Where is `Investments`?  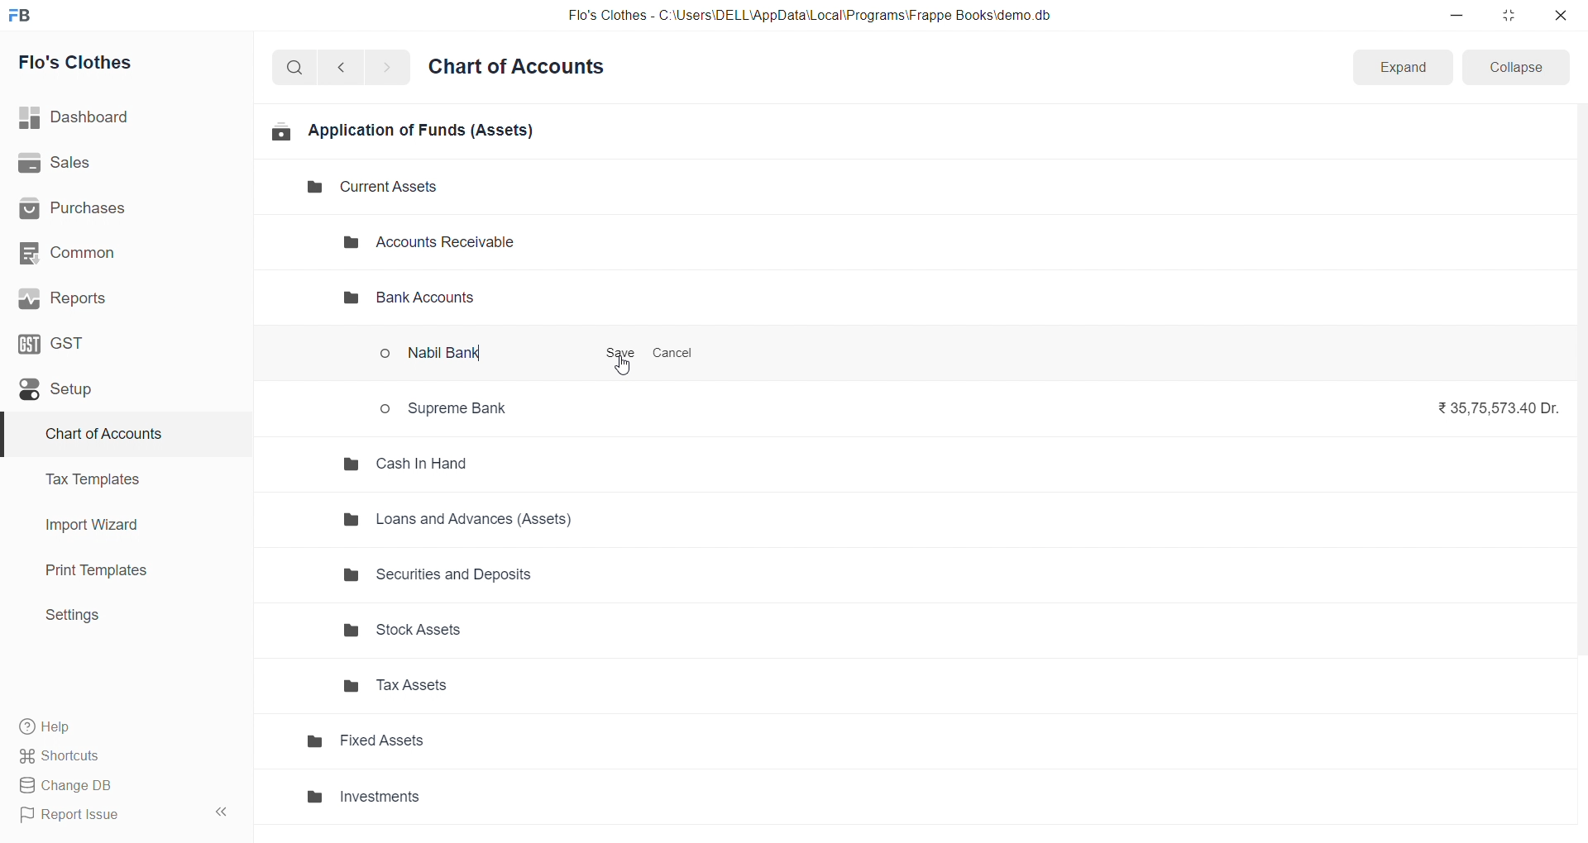
Investments is located at coordinates (455, 798).